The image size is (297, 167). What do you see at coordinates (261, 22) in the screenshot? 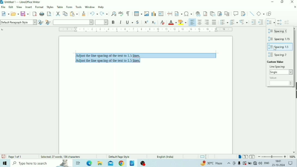
I see `Decrease Indent` at bounding box center [261, 22].